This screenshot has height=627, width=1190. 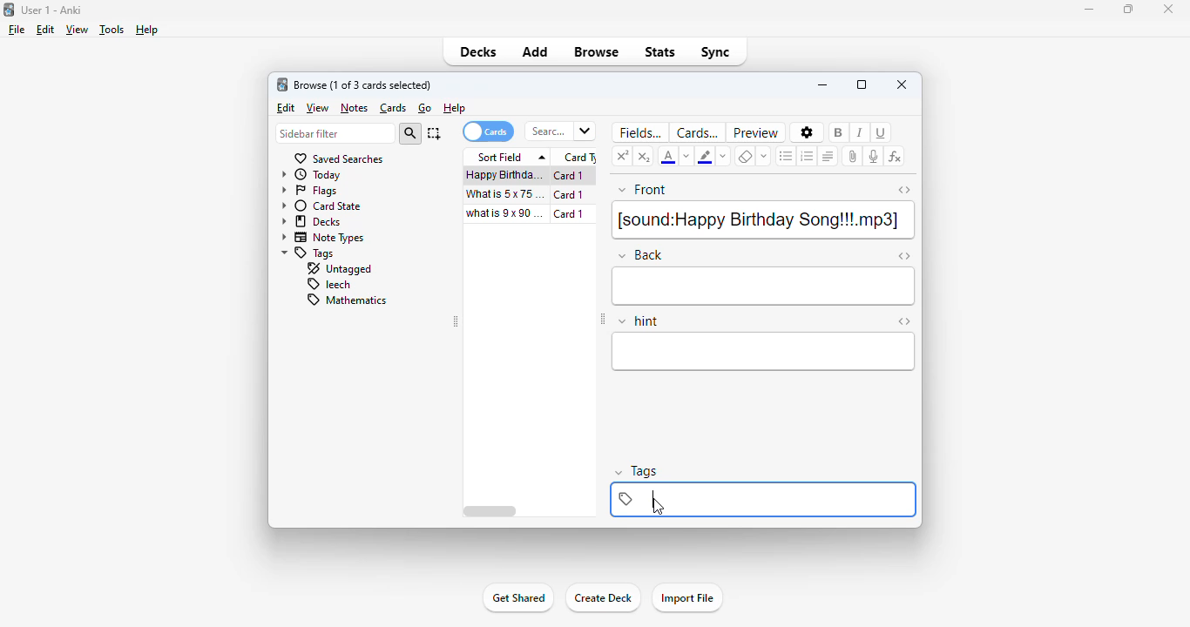 I want to click on User 1- Anki, so click(x=53, y=10).